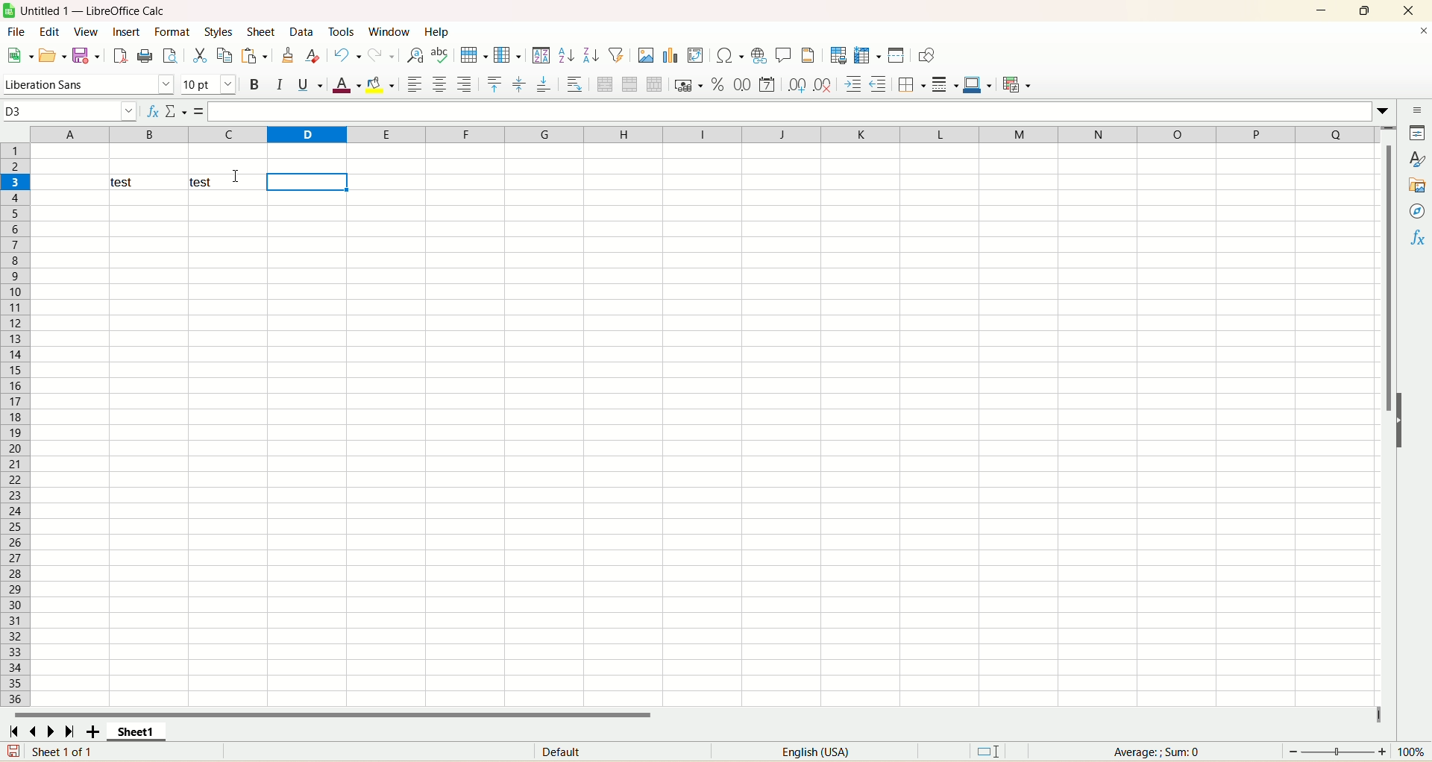  Describe the element at coordinates (236, 176) in the screenshot. I see `Cursor` at that location.